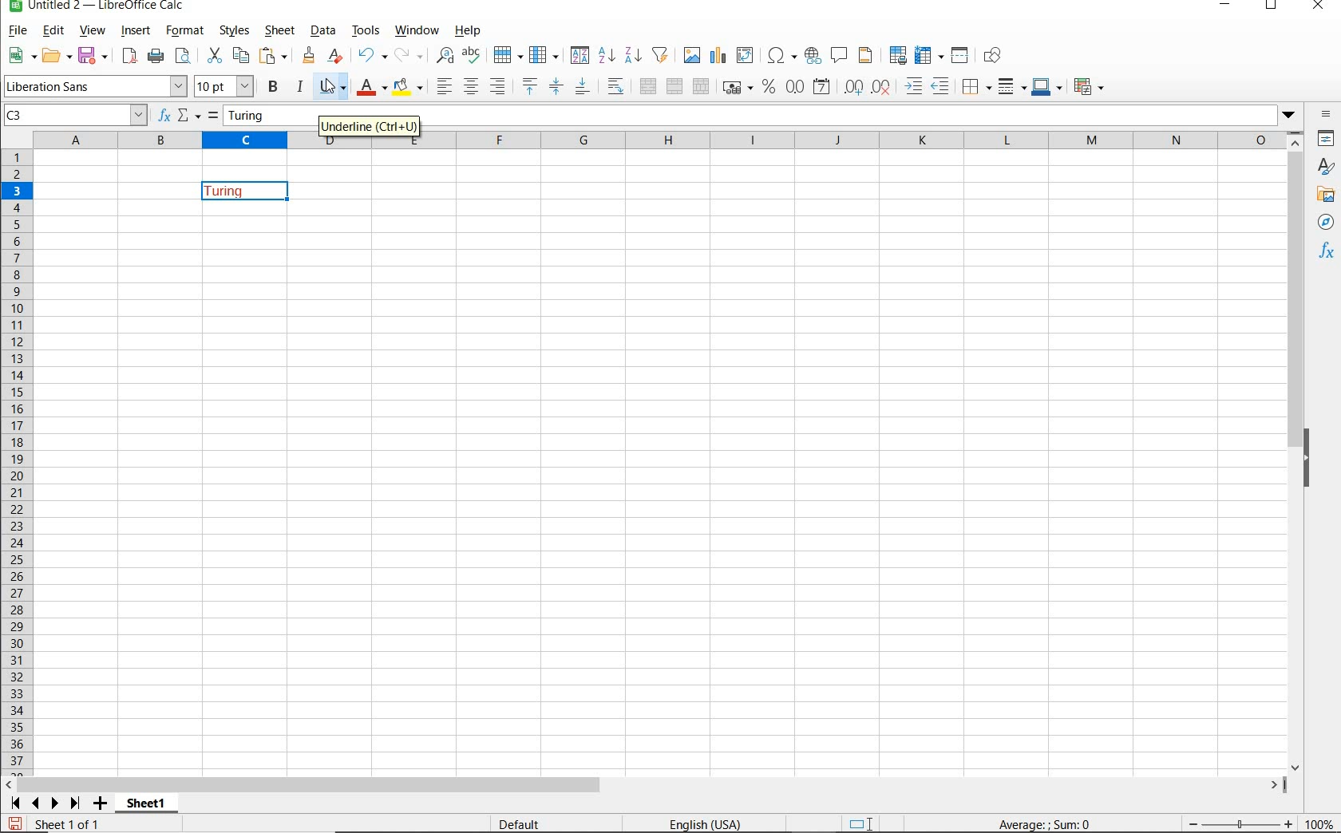 This screenshot has width=1341, height=833. What do you see at coordinates (371, 88) in the screenshot?
I see `FONT COLOR` at bounding box center [371, 88].